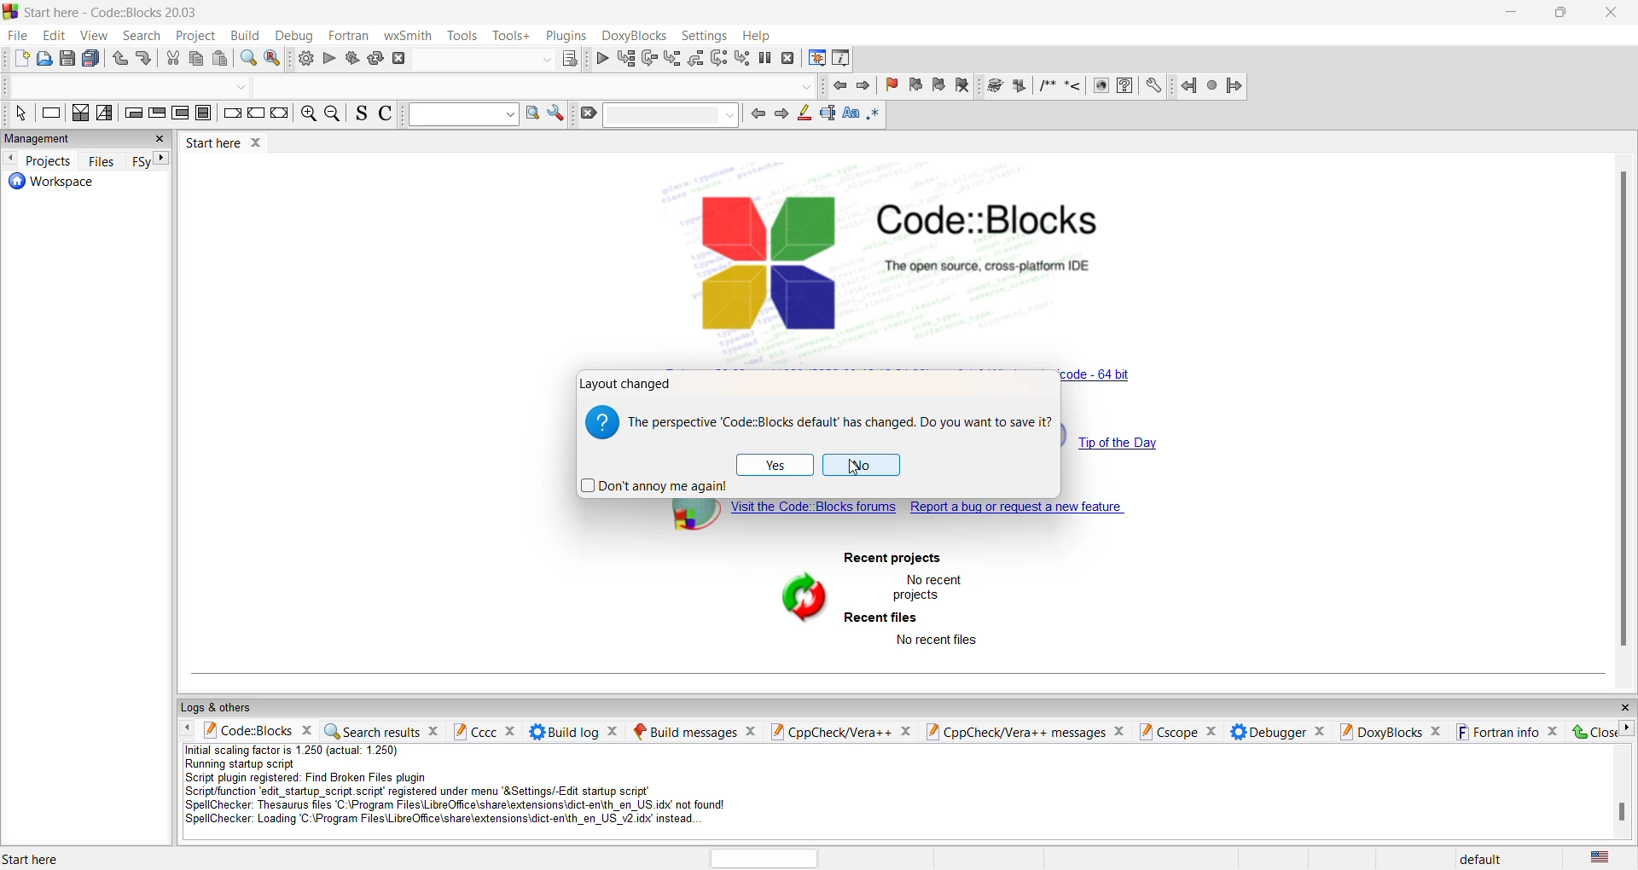  What do you see at coordinates (1021, 86) in the screenshot?
I see `icon` at bounding box center [1021, 86].